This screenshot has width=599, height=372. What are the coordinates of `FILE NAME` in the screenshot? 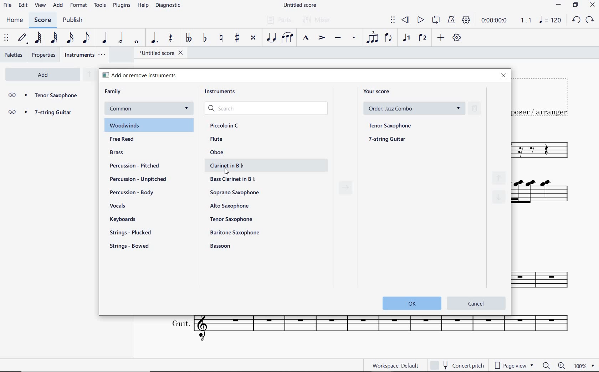 It's located at (299, 6).